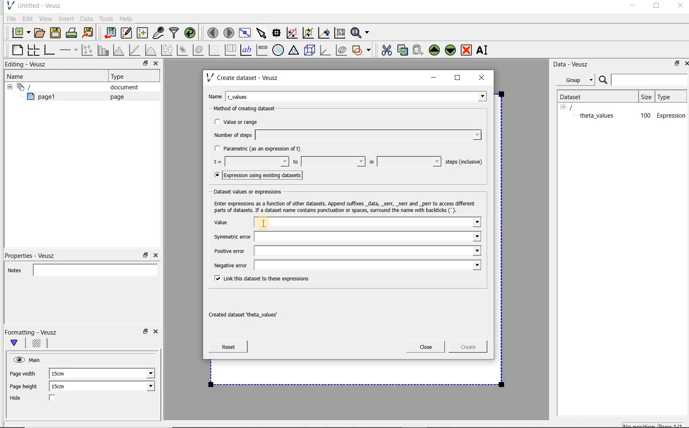 The height and width of the screenshot is (428, 689). Describe the element at coordinates (144, 334) in the screenshot. I see `restore down` at that location.